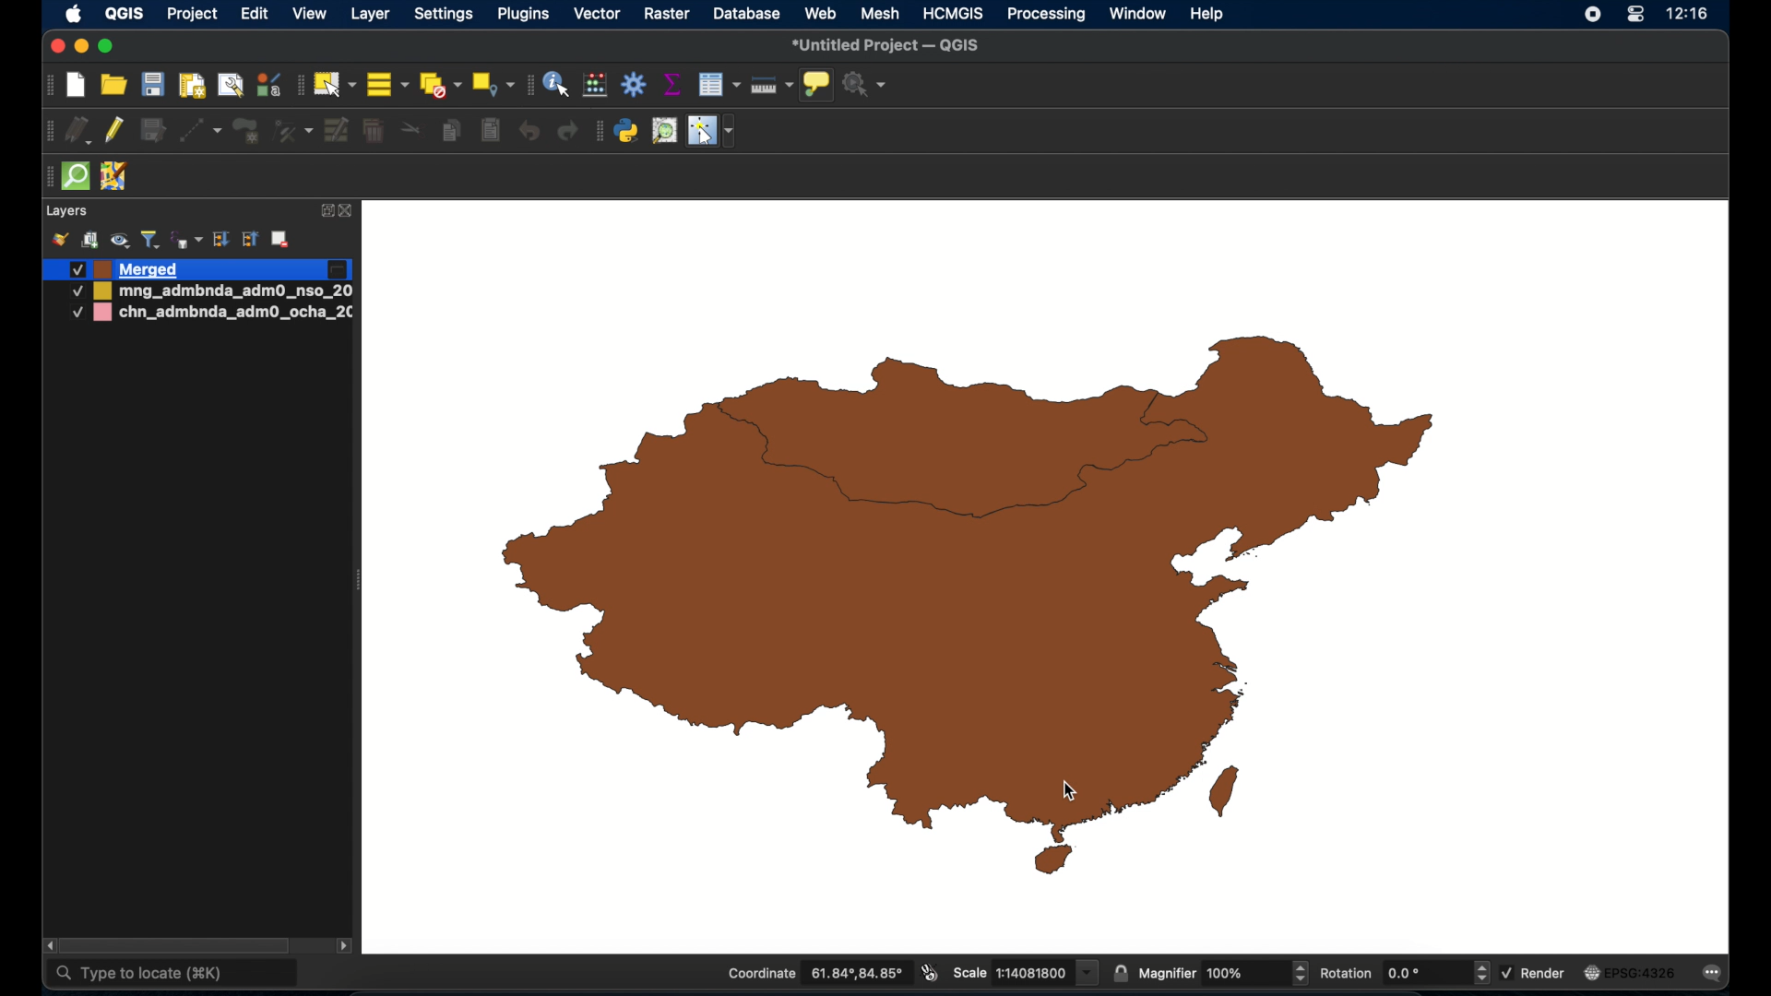 This screenshot has height=996, width=1771. Describe the element at coordinates (348, 212) in the screenshot. I see `close` at that location.